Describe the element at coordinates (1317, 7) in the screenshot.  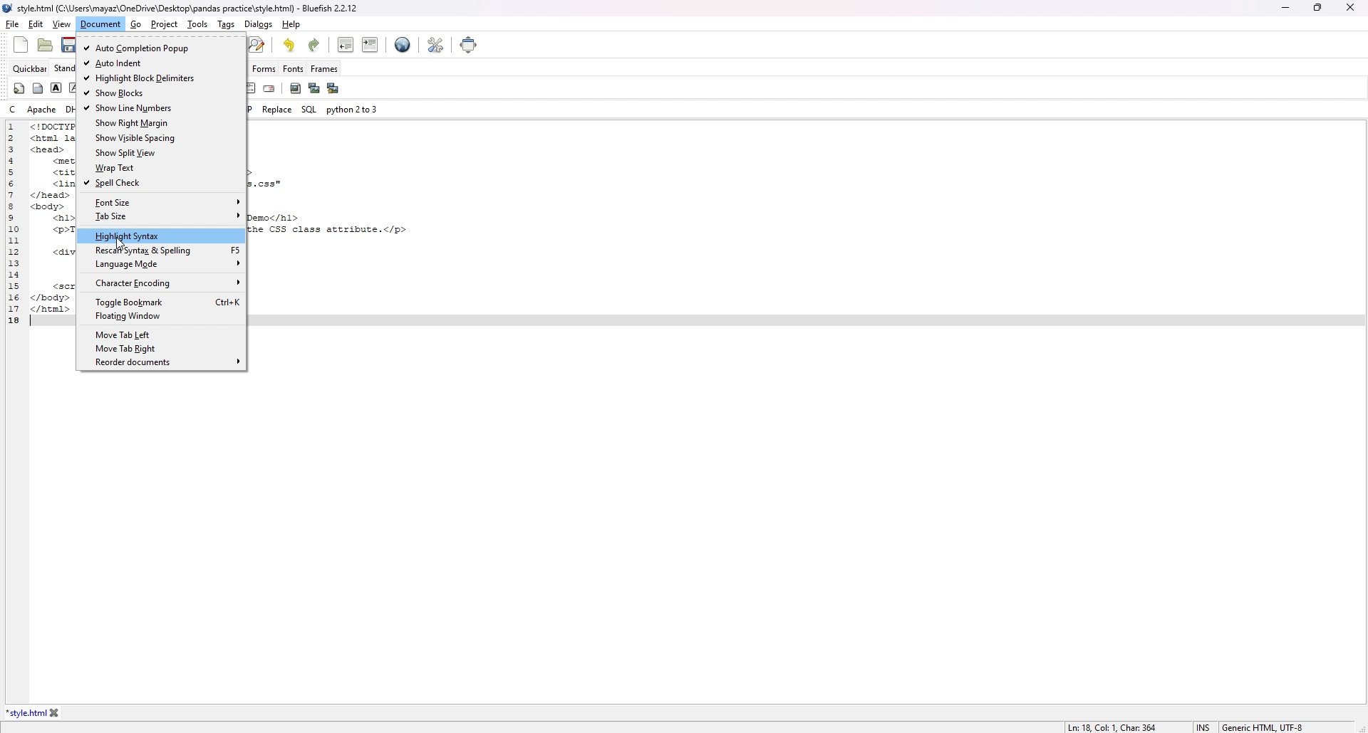
I see `resize` at that location.